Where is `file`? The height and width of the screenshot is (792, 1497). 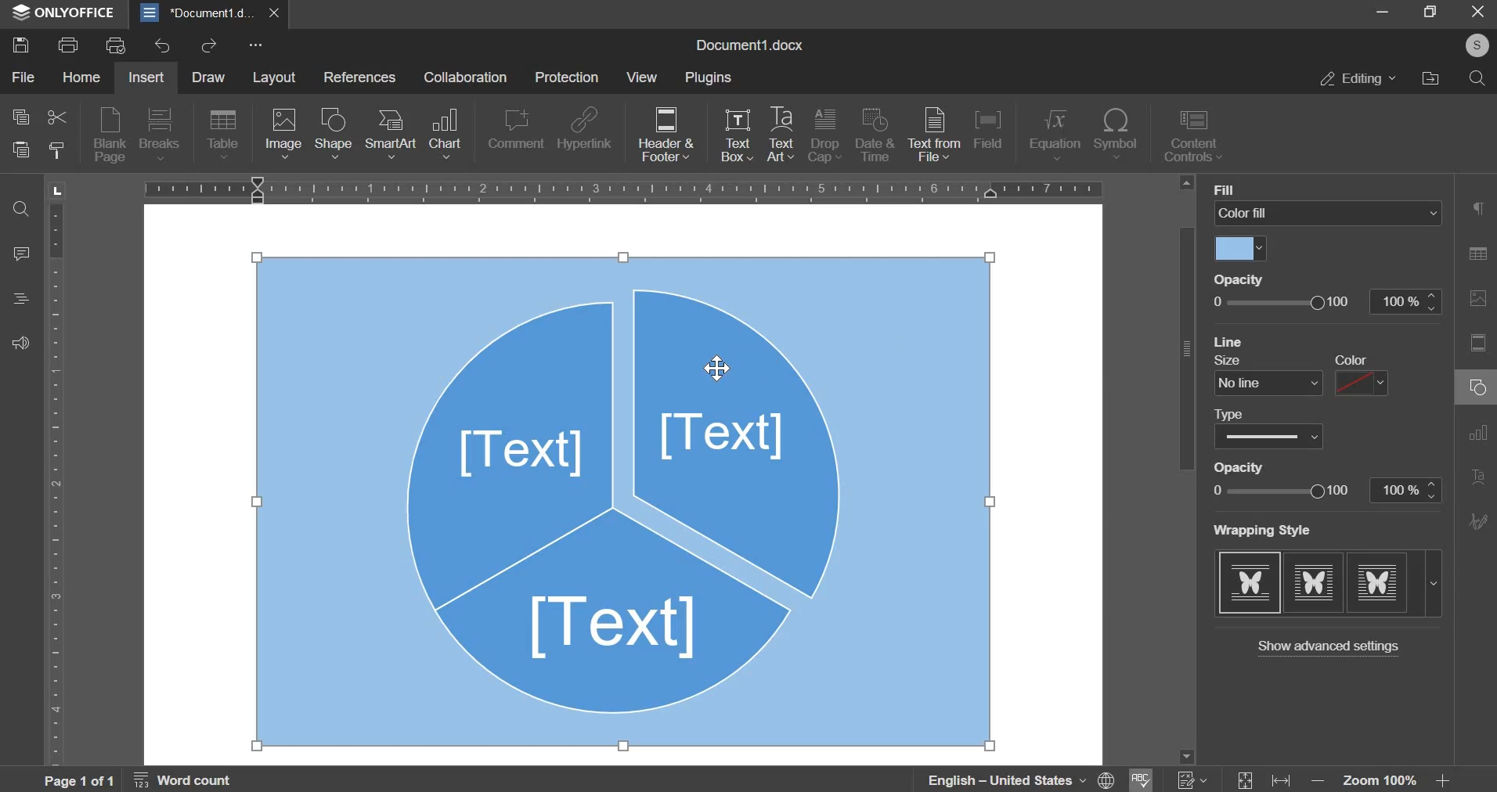
file is located at coordinates (26, 77).